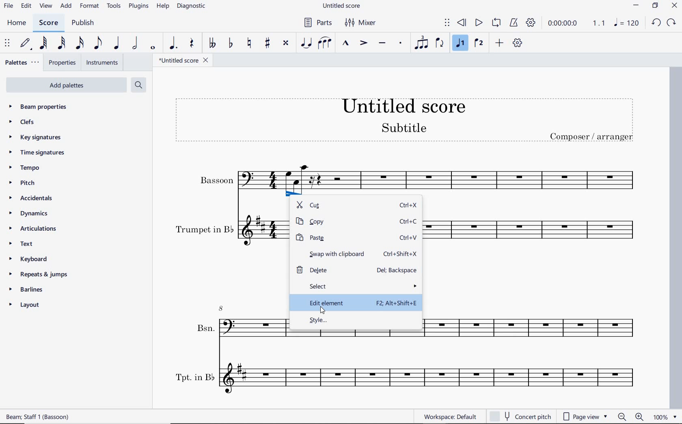  Describe the element at coordinates (440, 43) in the screenshot. I see `flip direction` at that location.